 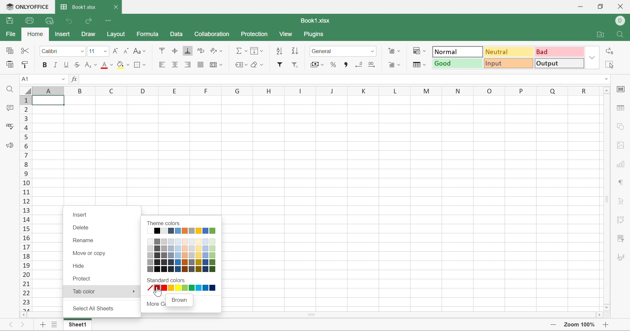 I want to click on Scroll up, so click(x=607, y=90).